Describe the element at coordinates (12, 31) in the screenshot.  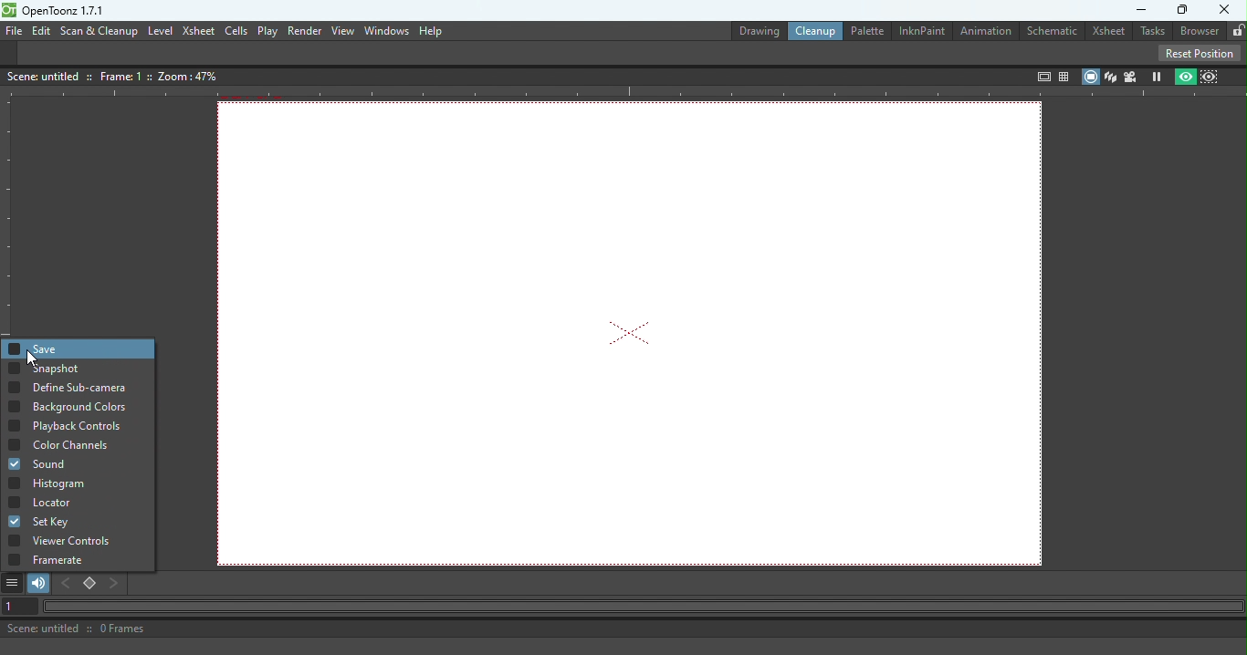
I see `File` at that location.